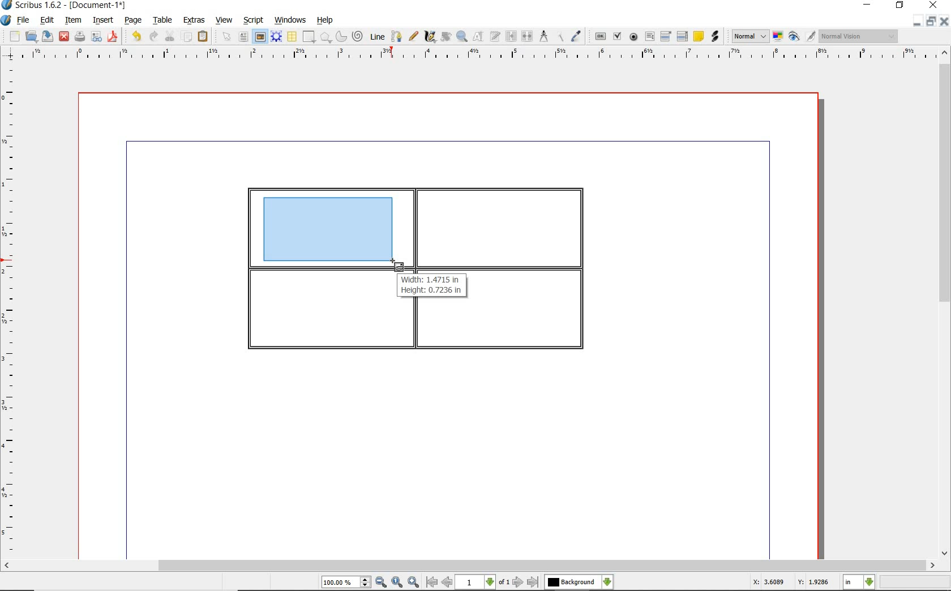 The width and height of the screenshot is (951, 591). What do you see at coordinates (859, 582) in the screenshot?
I see `select measurement` at bounding box center [859, 582].